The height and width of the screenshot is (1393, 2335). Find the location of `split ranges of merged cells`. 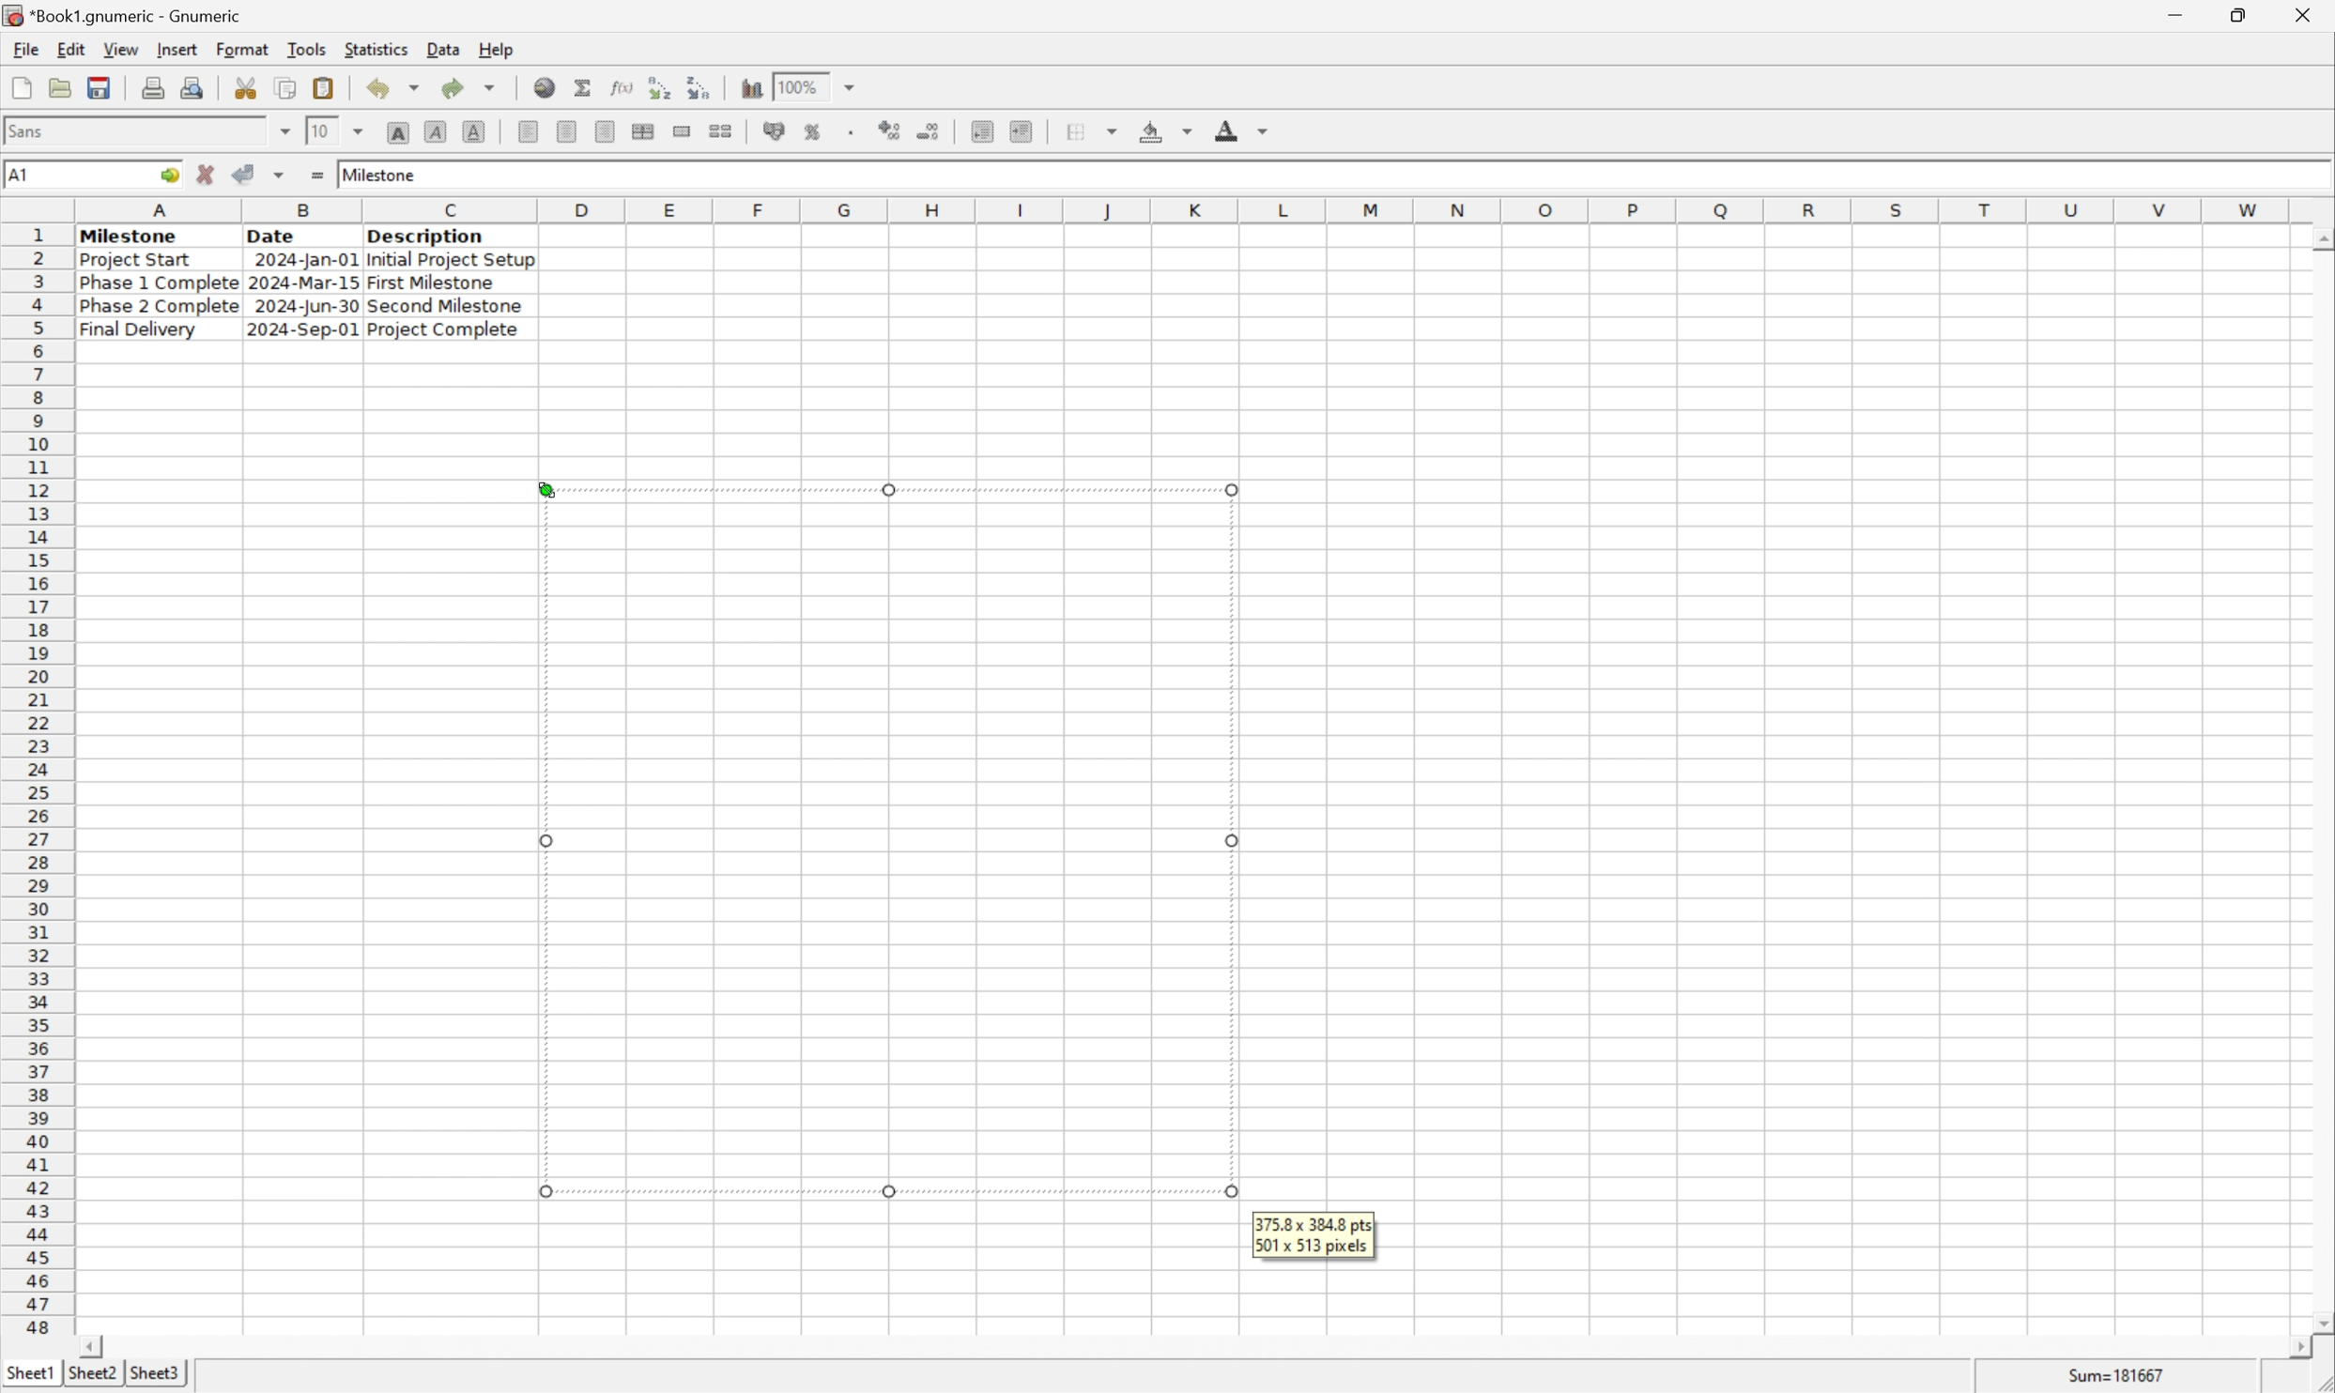

split ranges of merged cells is located at coordinates (721, 130).